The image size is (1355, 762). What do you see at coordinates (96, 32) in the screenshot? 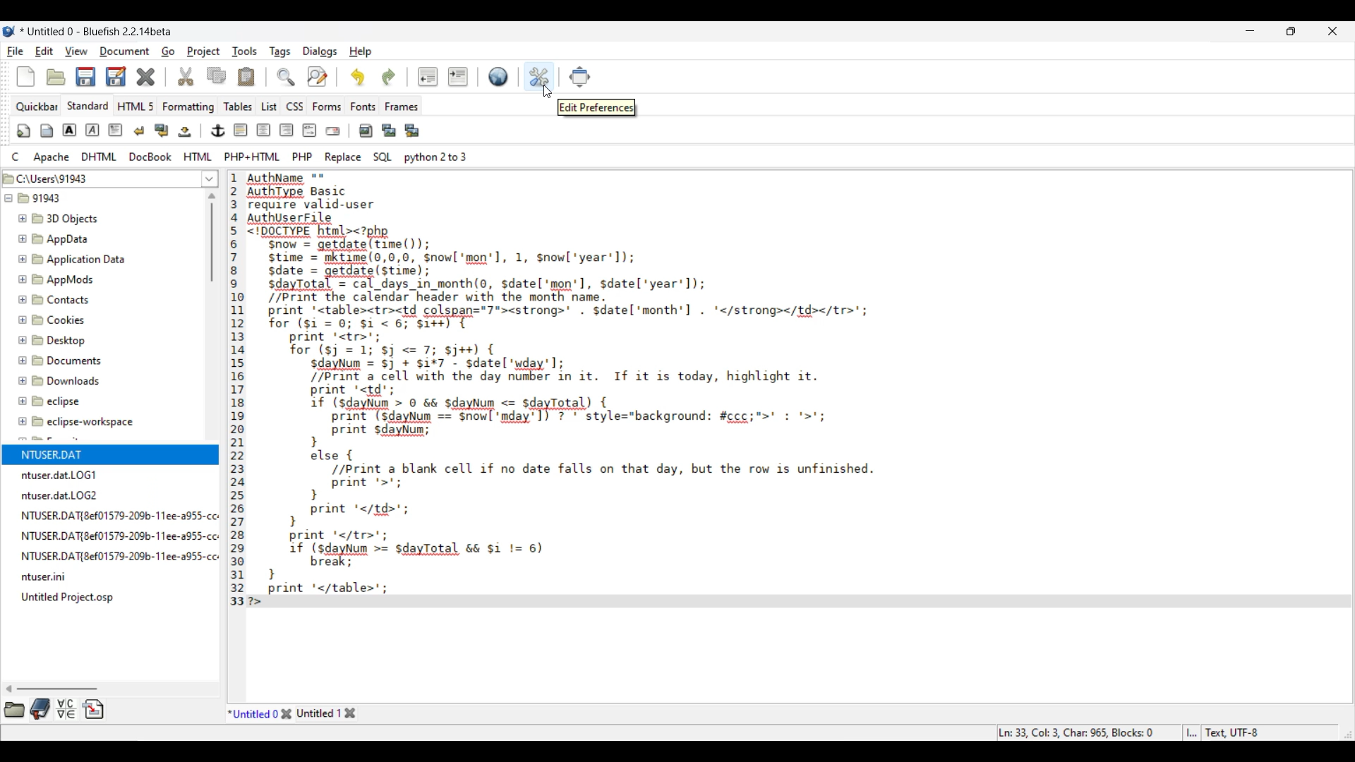
I see `Project name, software name and version ` at bounding box center [96, 32].